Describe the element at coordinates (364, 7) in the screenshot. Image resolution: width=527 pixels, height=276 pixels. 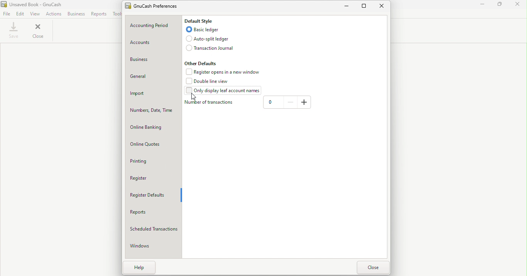
I see `Maximize` at that location.